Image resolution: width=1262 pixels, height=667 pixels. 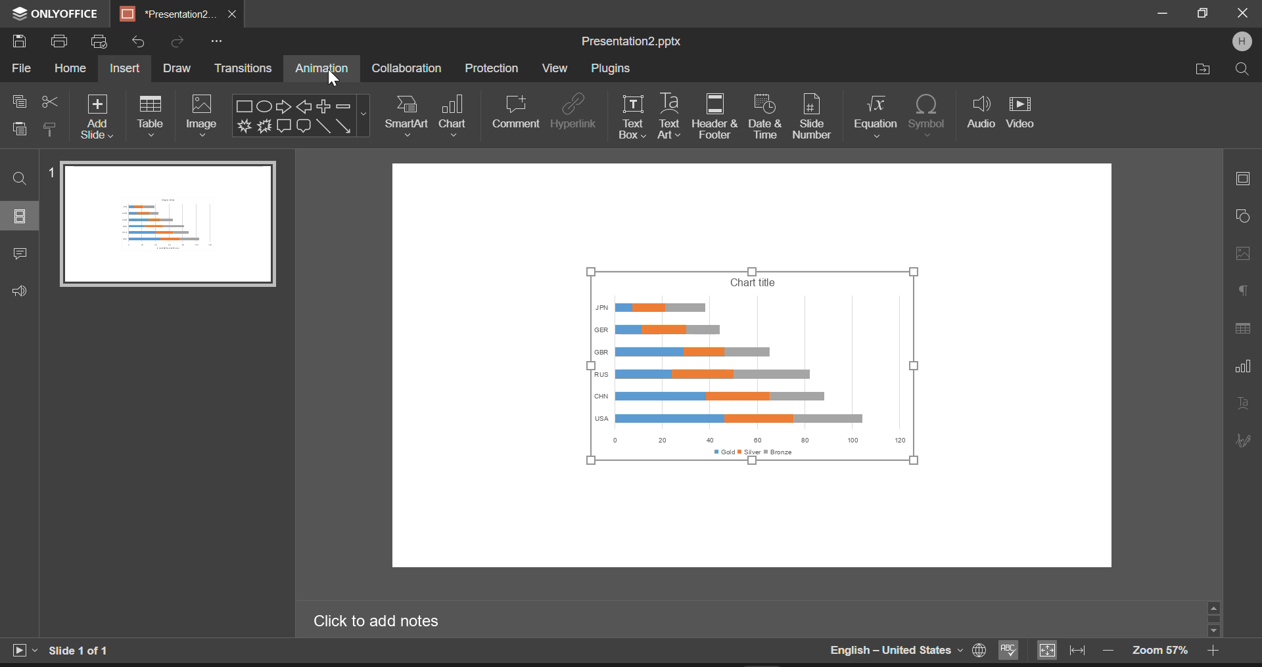 I want to click on Left Arrow, so click(x=304, y=106).